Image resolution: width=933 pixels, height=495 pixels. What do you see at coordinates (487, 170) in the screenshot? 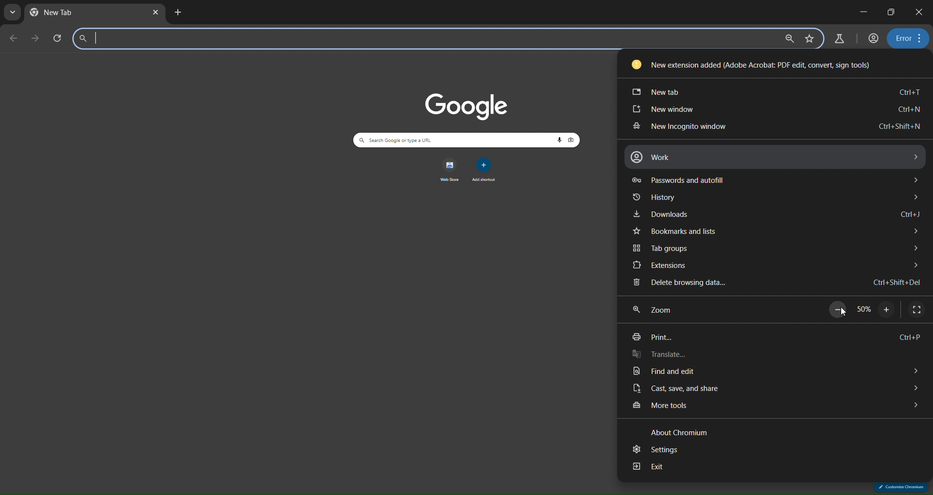
I see `add shortcut` at bounding box center [487, 170].